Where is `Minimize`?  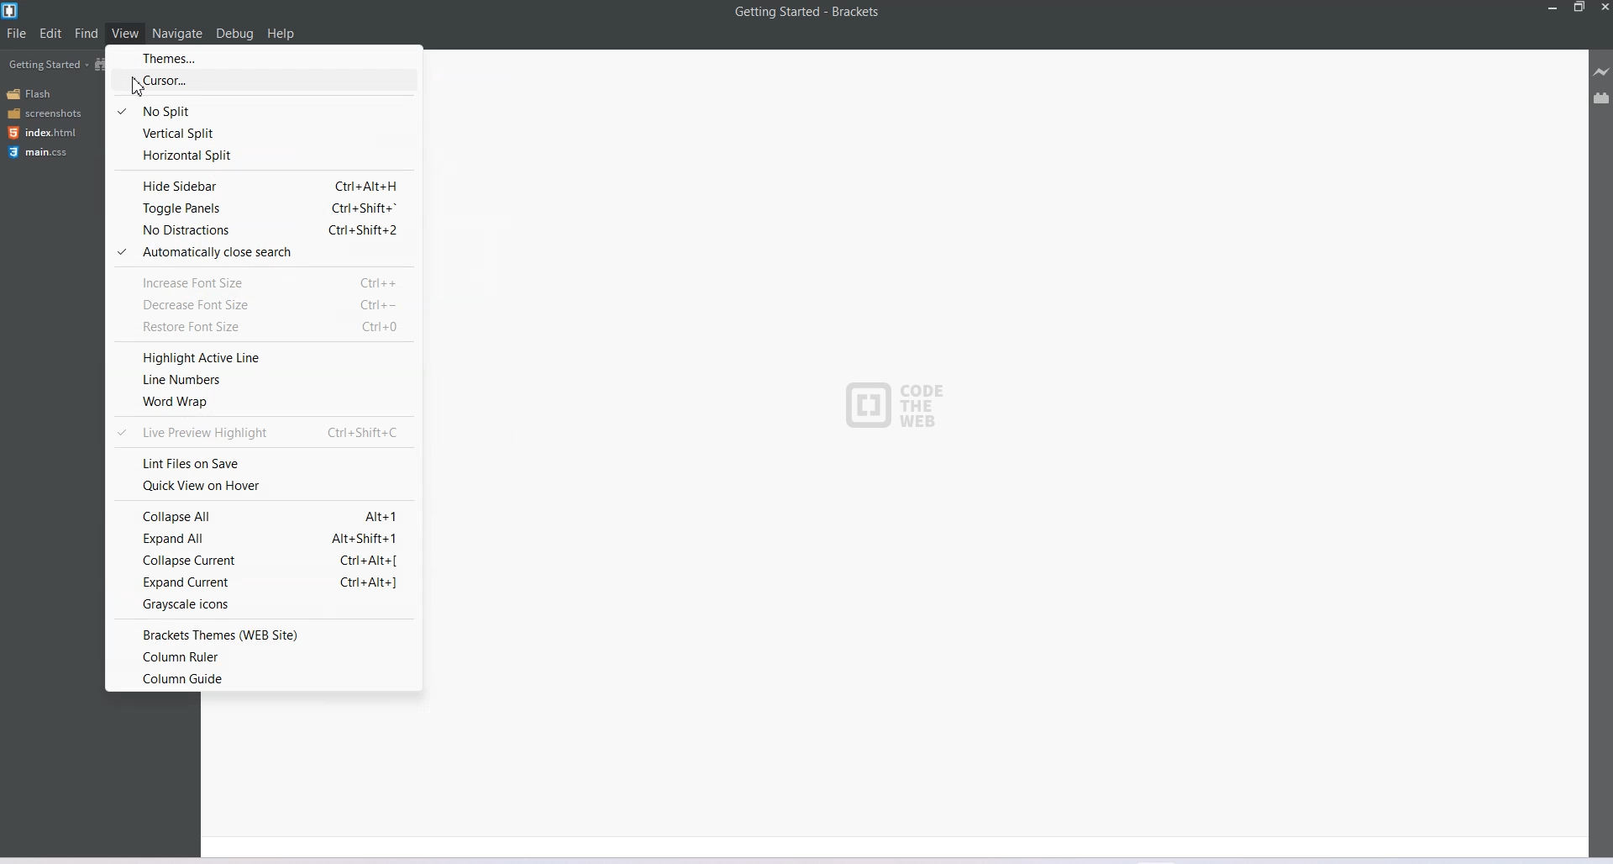 Minimize is located at coordinates (1553, 8).